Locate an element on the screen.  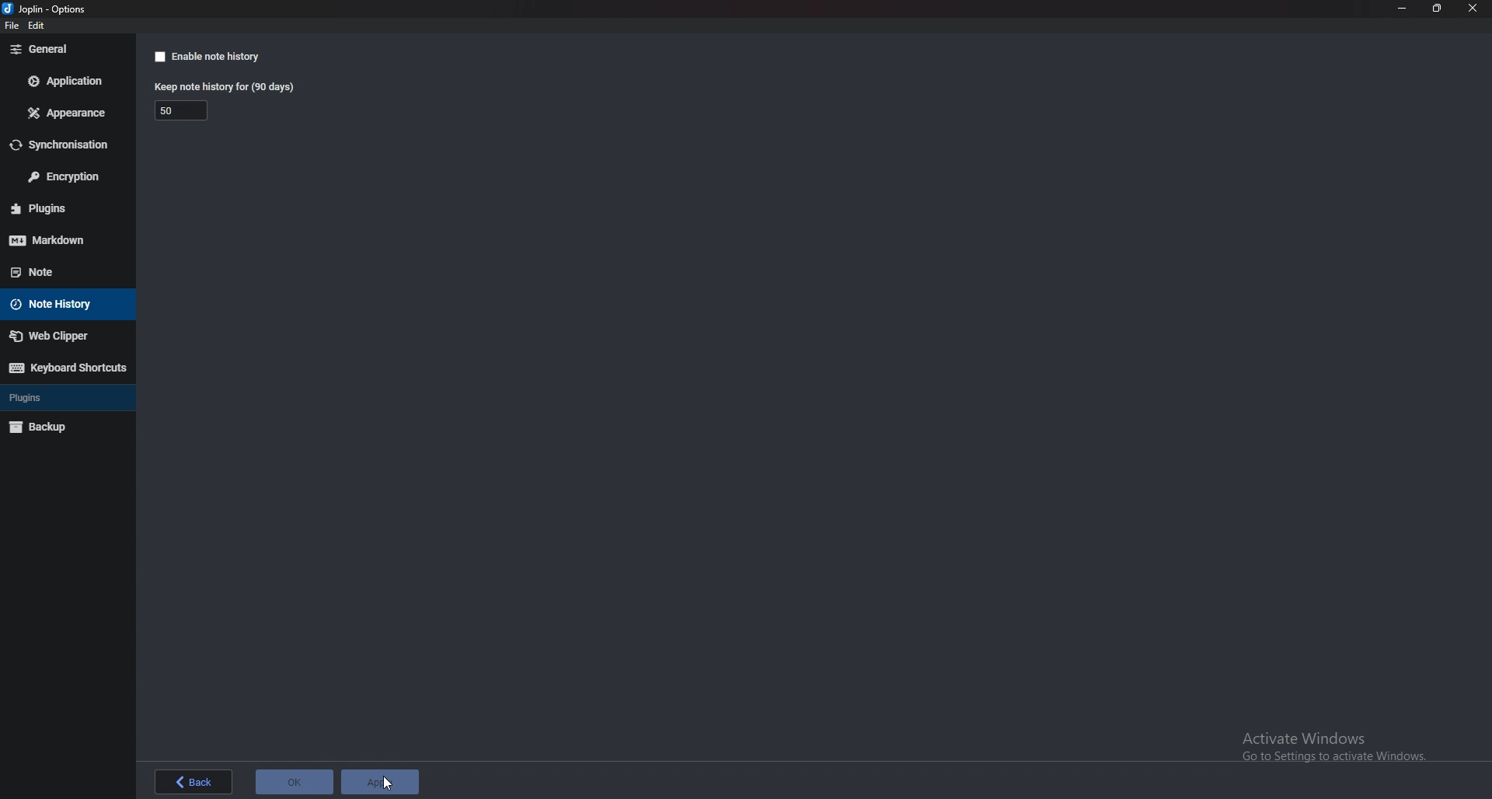
Back up is located at coordinates (59, 427).